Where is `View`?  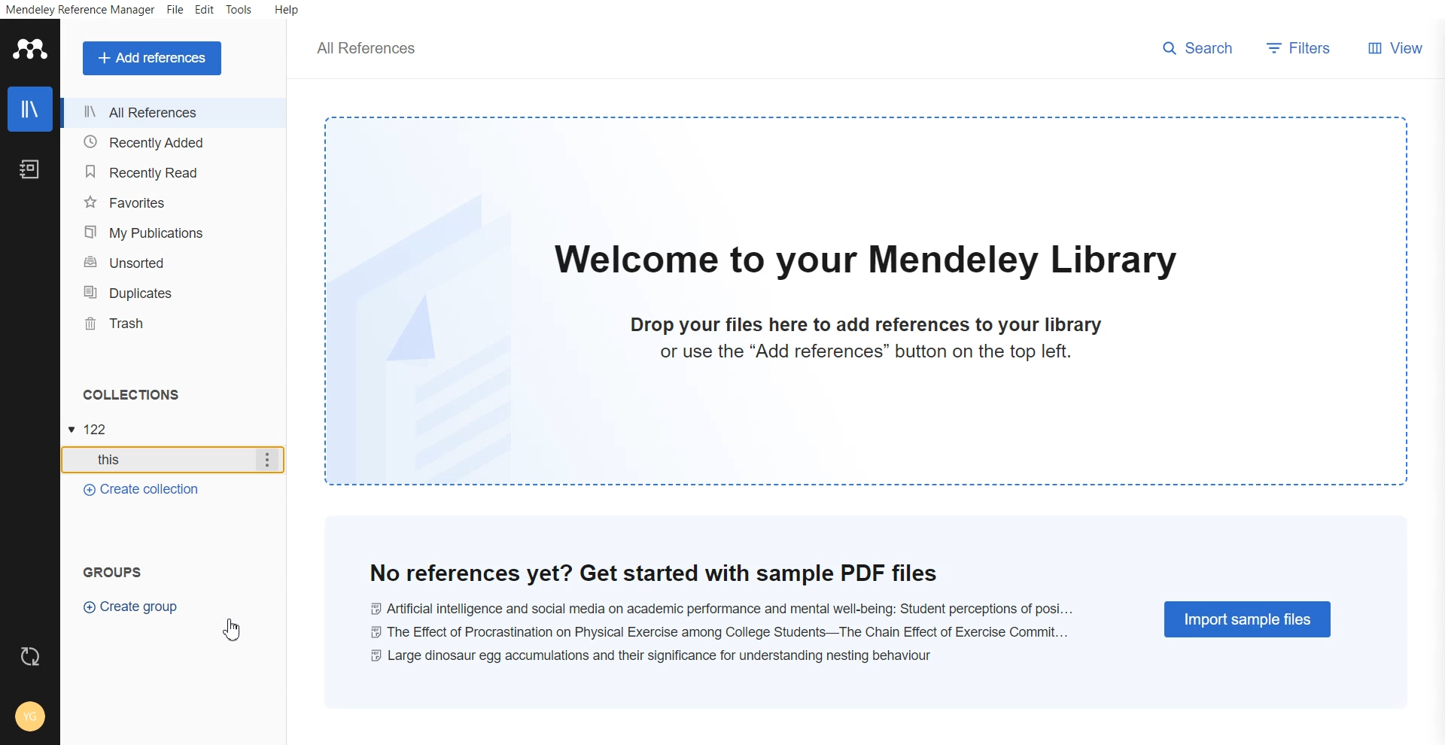
View is located at coordinates (1392, 47).